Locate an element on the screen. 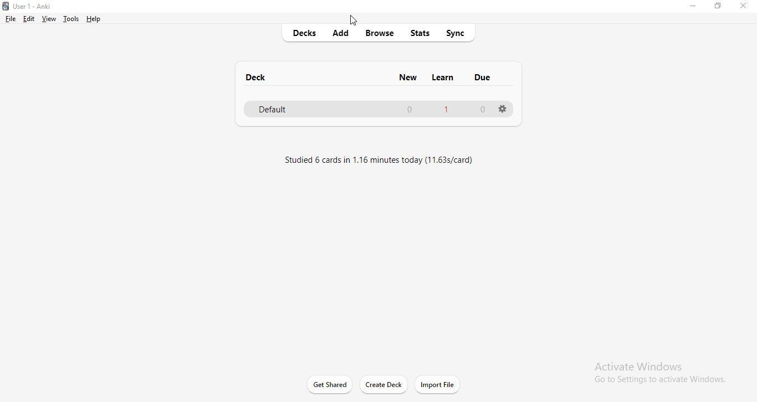  close is located at coordinates (743, 6).